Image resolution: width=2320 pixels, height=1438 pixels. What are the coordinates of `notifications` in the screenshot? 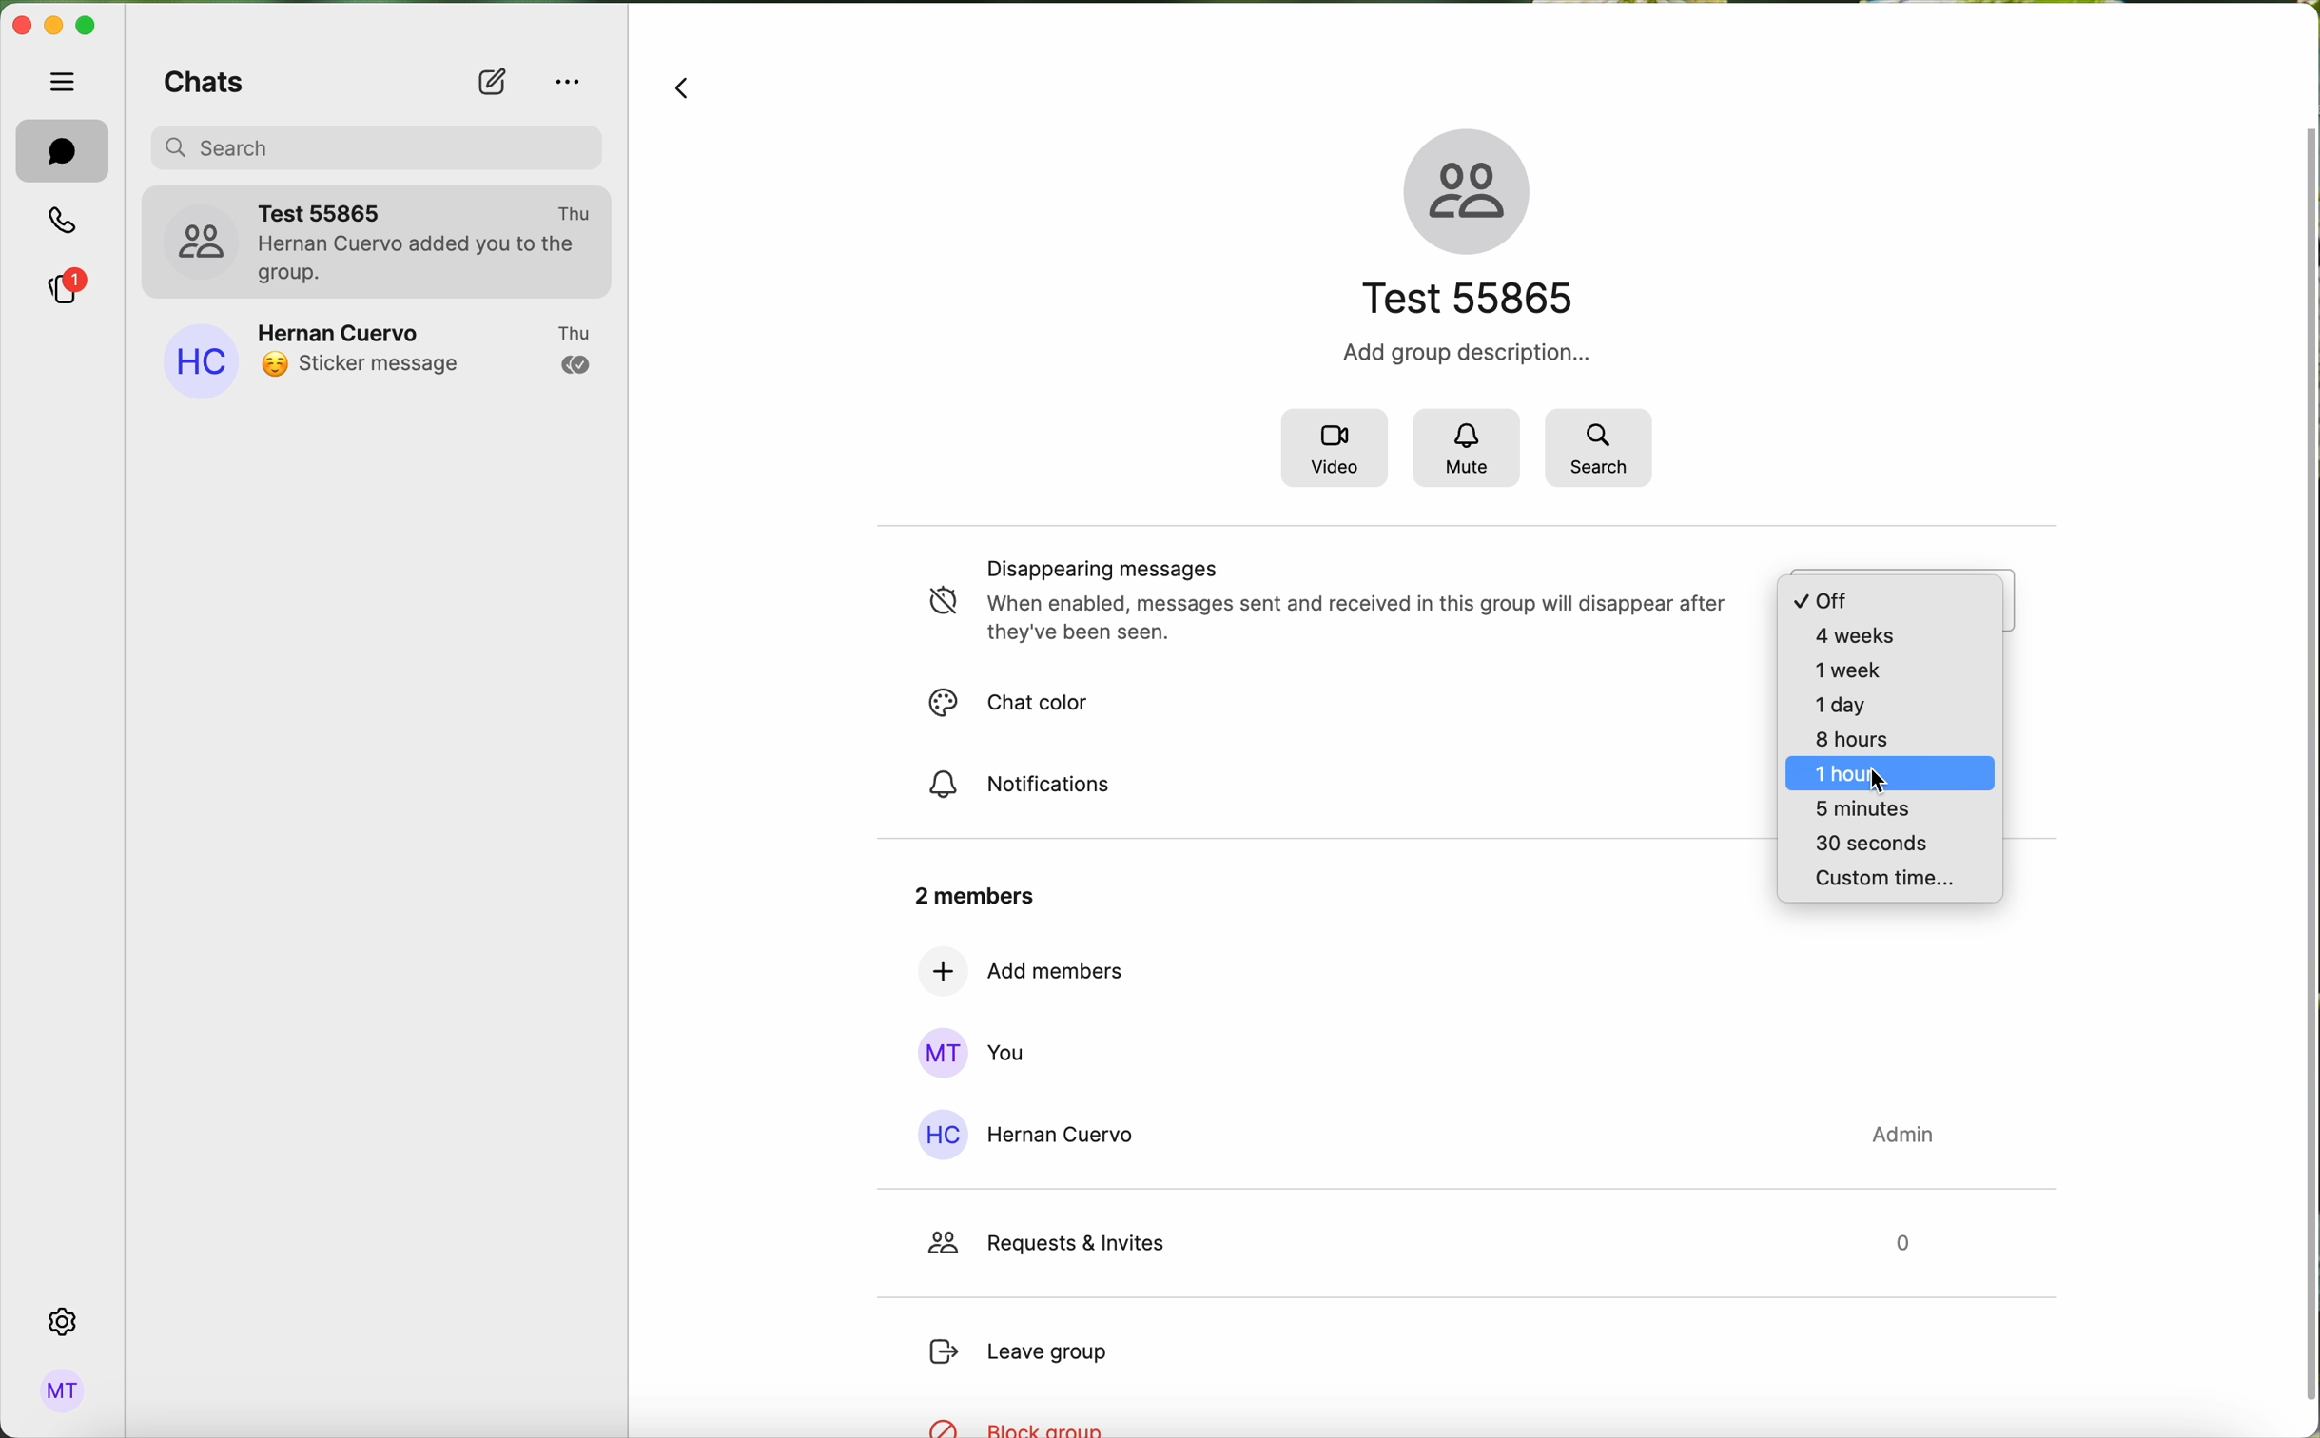 It's located at (1023, 785).